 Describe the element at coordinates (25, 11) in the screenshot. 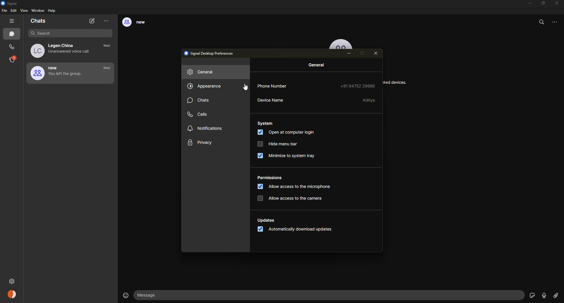

I see `view` at that location.